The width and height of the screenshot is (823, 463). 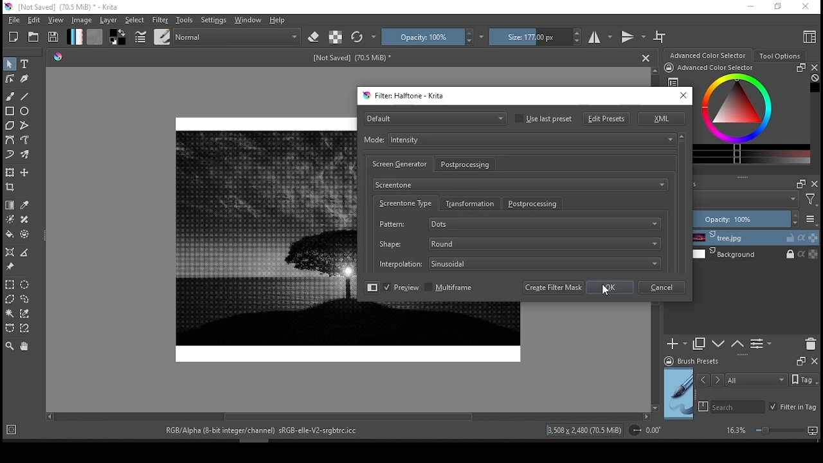 What do you see at coordinates (259, 239) in the screenshot?
I see `image` at bounding box center [259, 239].